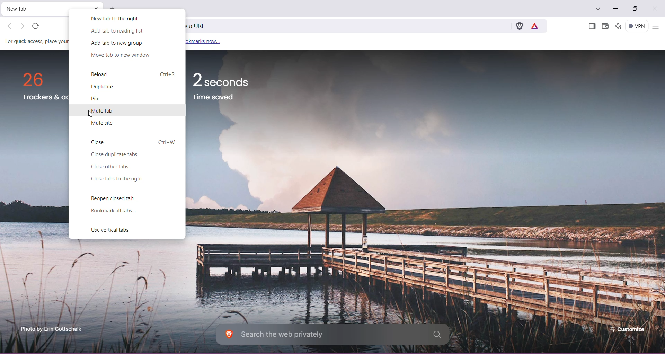 This screenshot has height=354, width=665. What do you see at coordinates (114, 230) in the screenshot?
I see `Use vertical tabs` at bounding box center [114, 230].